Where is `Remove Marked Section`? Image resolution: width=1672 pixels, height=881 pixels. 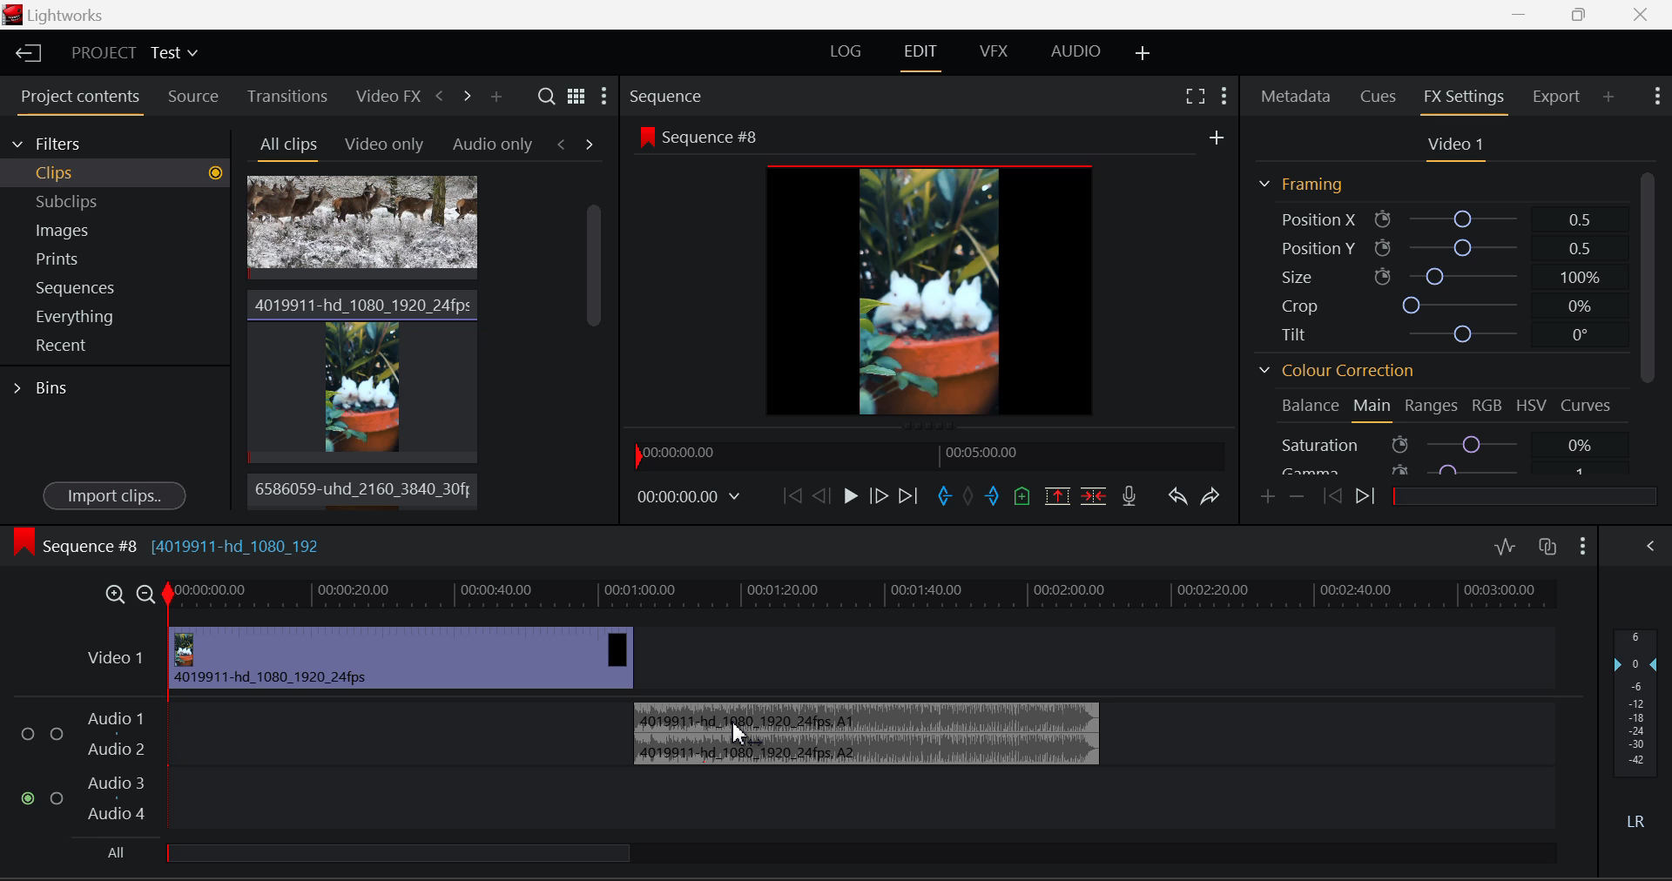 Remove Marked Section is located at coordinates (1060, 494).